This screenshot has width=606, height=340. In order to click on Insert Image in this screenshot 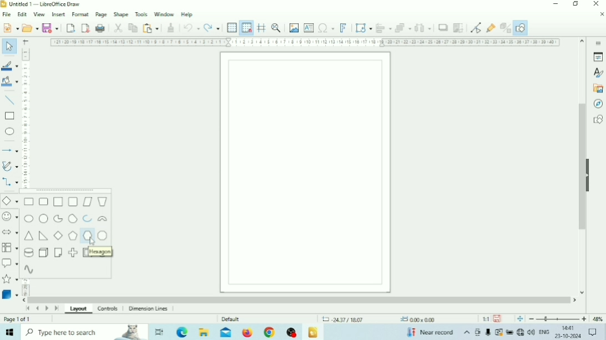, I will do `click(294, 28)`.